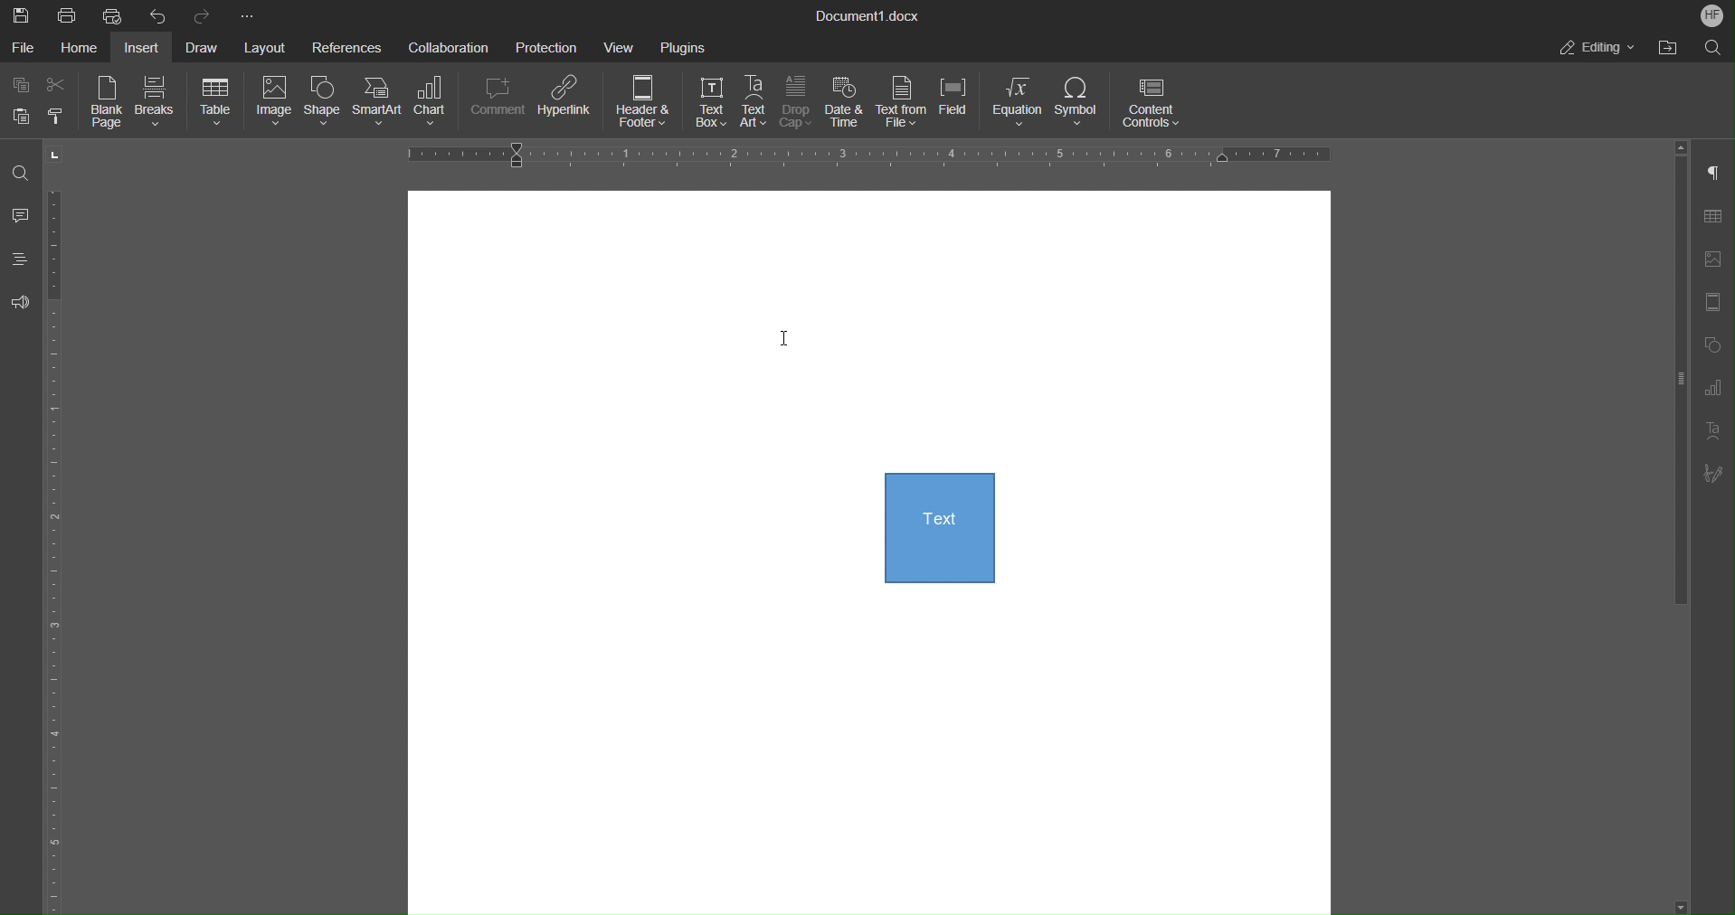 Image resolution: width=1735 pixels, height=915 pixels. Describe the element at coordinates (157, 104) in the screenshot. I see `Breaks` at that location.